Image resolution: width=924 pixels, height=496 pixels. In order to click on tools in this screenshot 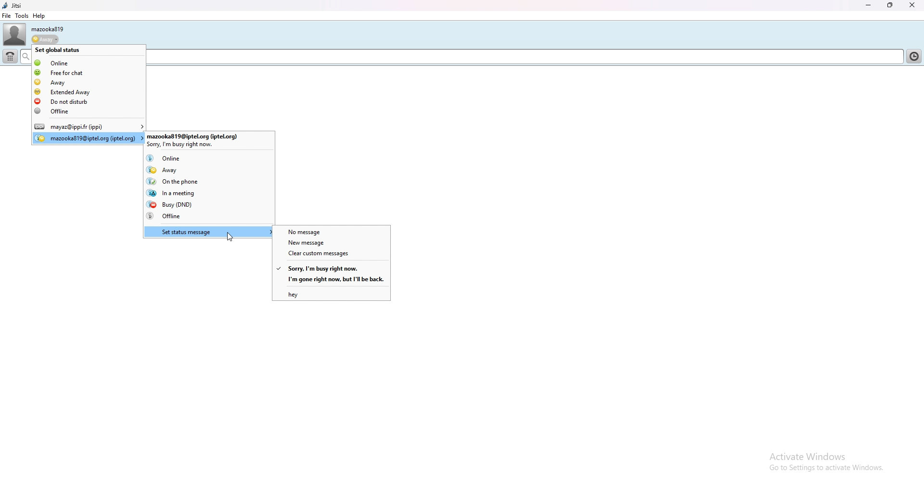, I will do `click(22, 15)`.